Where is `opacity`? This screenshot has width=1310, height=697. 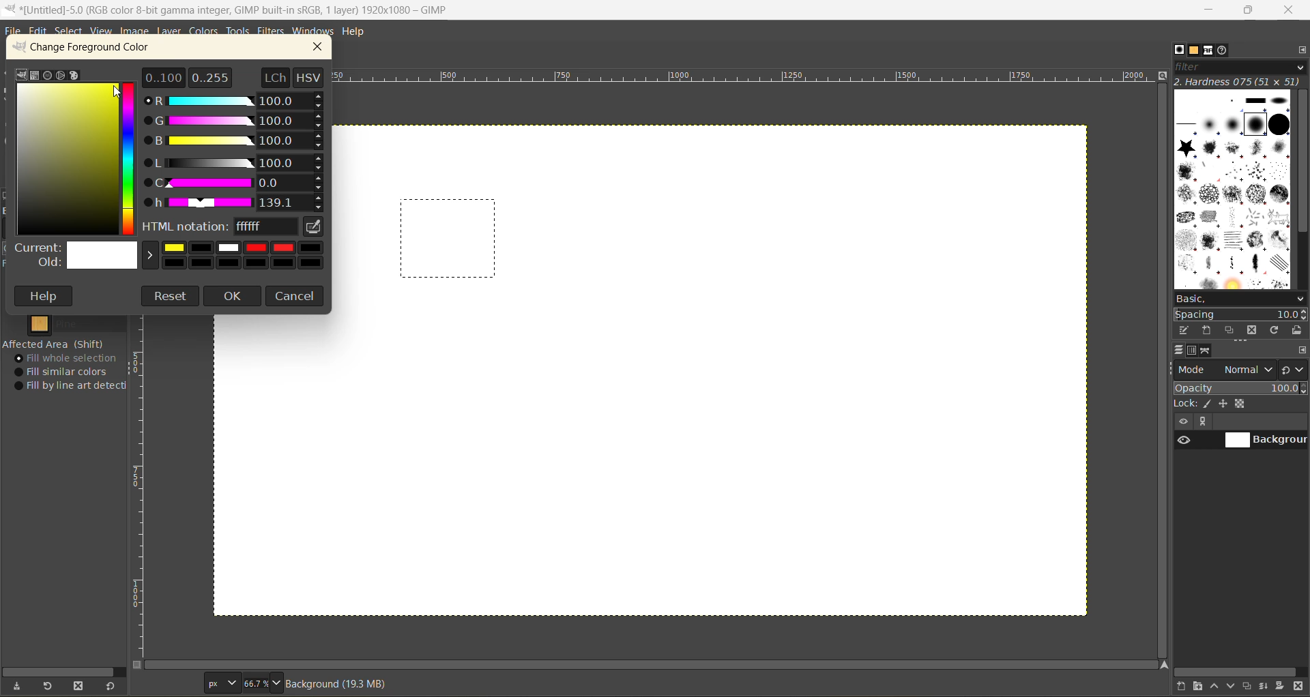
opacity is located at coordinates (1240, 388).